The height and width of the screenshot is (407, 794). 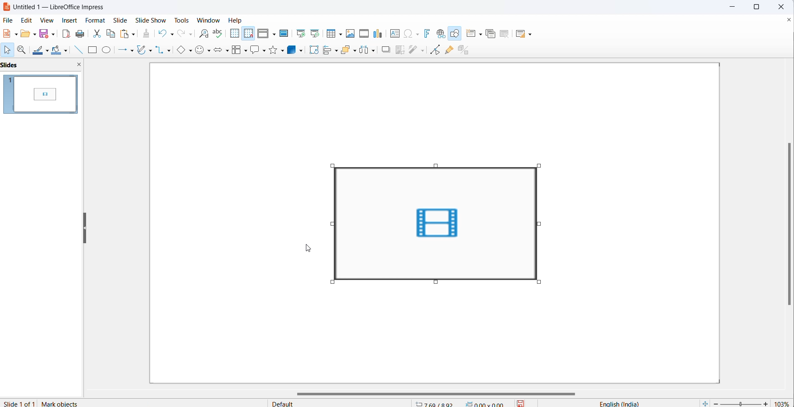 I want to click on selection markup, so click(x=436, y=282).